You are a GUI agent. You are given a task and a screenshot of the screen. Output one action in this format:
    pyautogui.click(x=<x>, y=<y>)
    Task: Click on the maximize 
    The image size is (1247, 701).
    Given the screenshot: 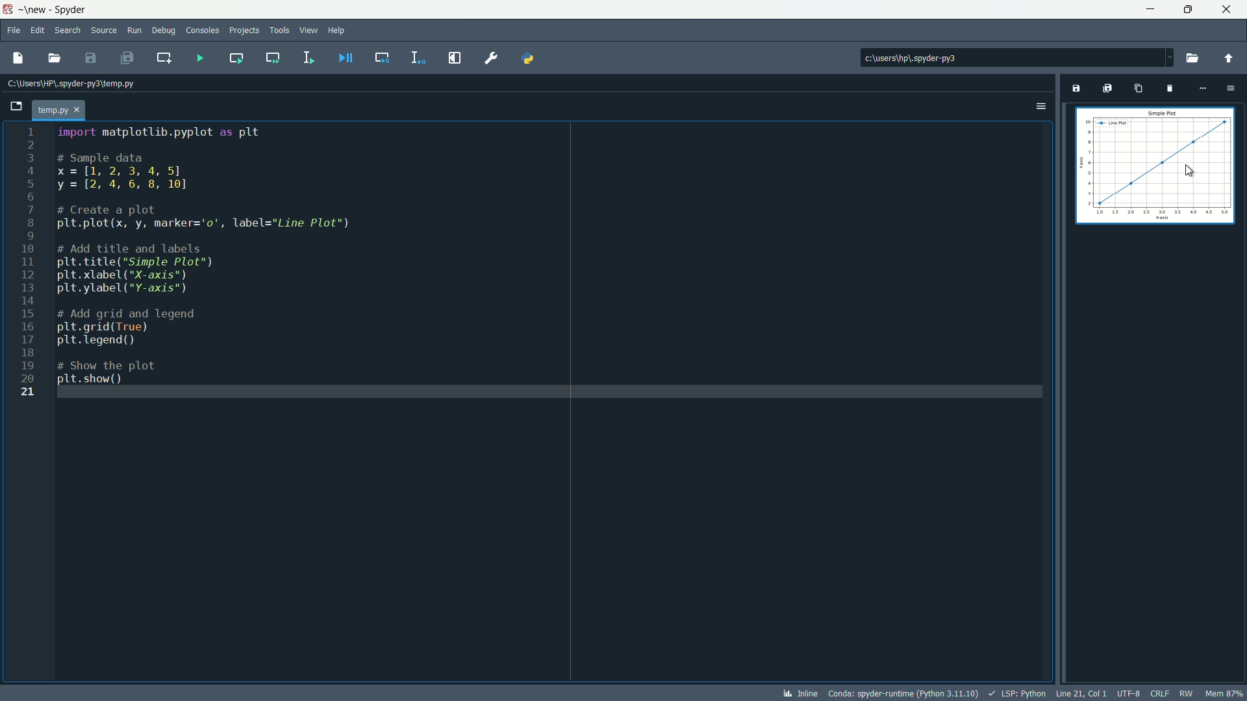 What is the action you would take?
    pyautogui.click(x=1184, y=9)
    